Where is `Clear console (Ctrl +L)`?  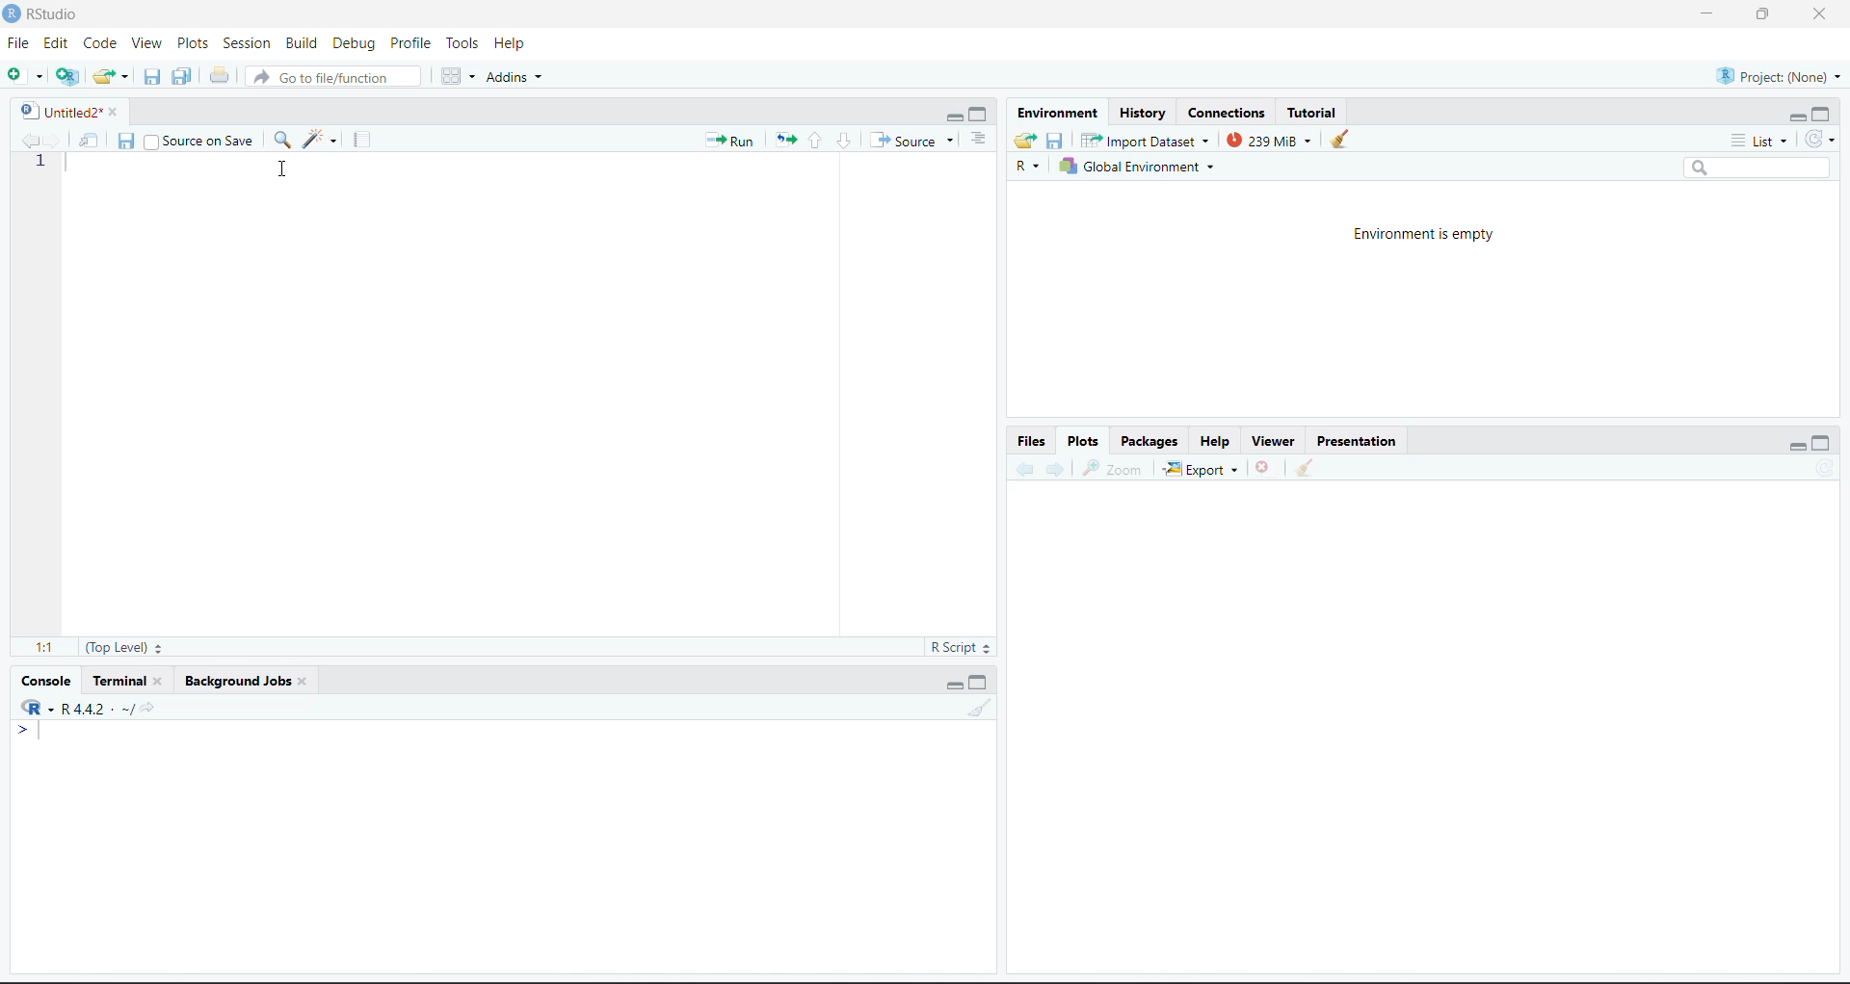 Clear console (Ctrl +L) is located at coordinates (1345, 140).